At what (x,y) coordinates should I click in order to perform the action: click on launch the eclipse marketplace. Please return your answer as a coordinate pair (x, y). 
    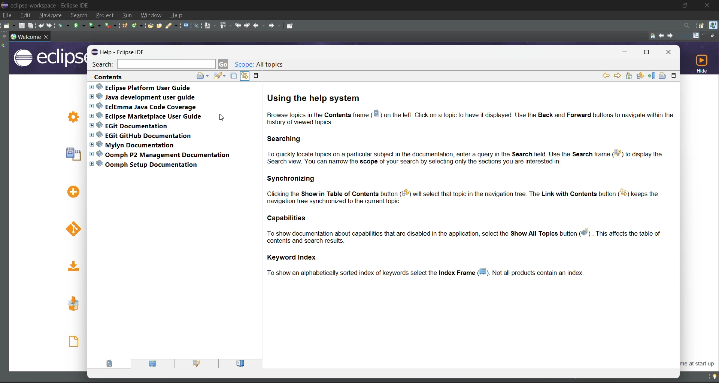
    Looking at the image, I should click on (76, 308).